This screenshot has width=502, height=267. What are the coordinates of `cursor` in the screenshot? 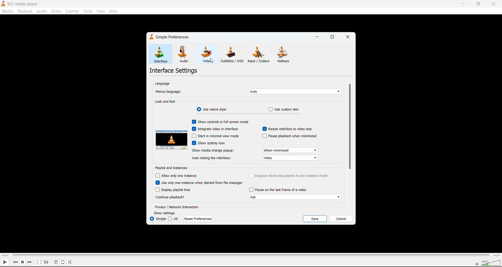 It's located at (212, 62).